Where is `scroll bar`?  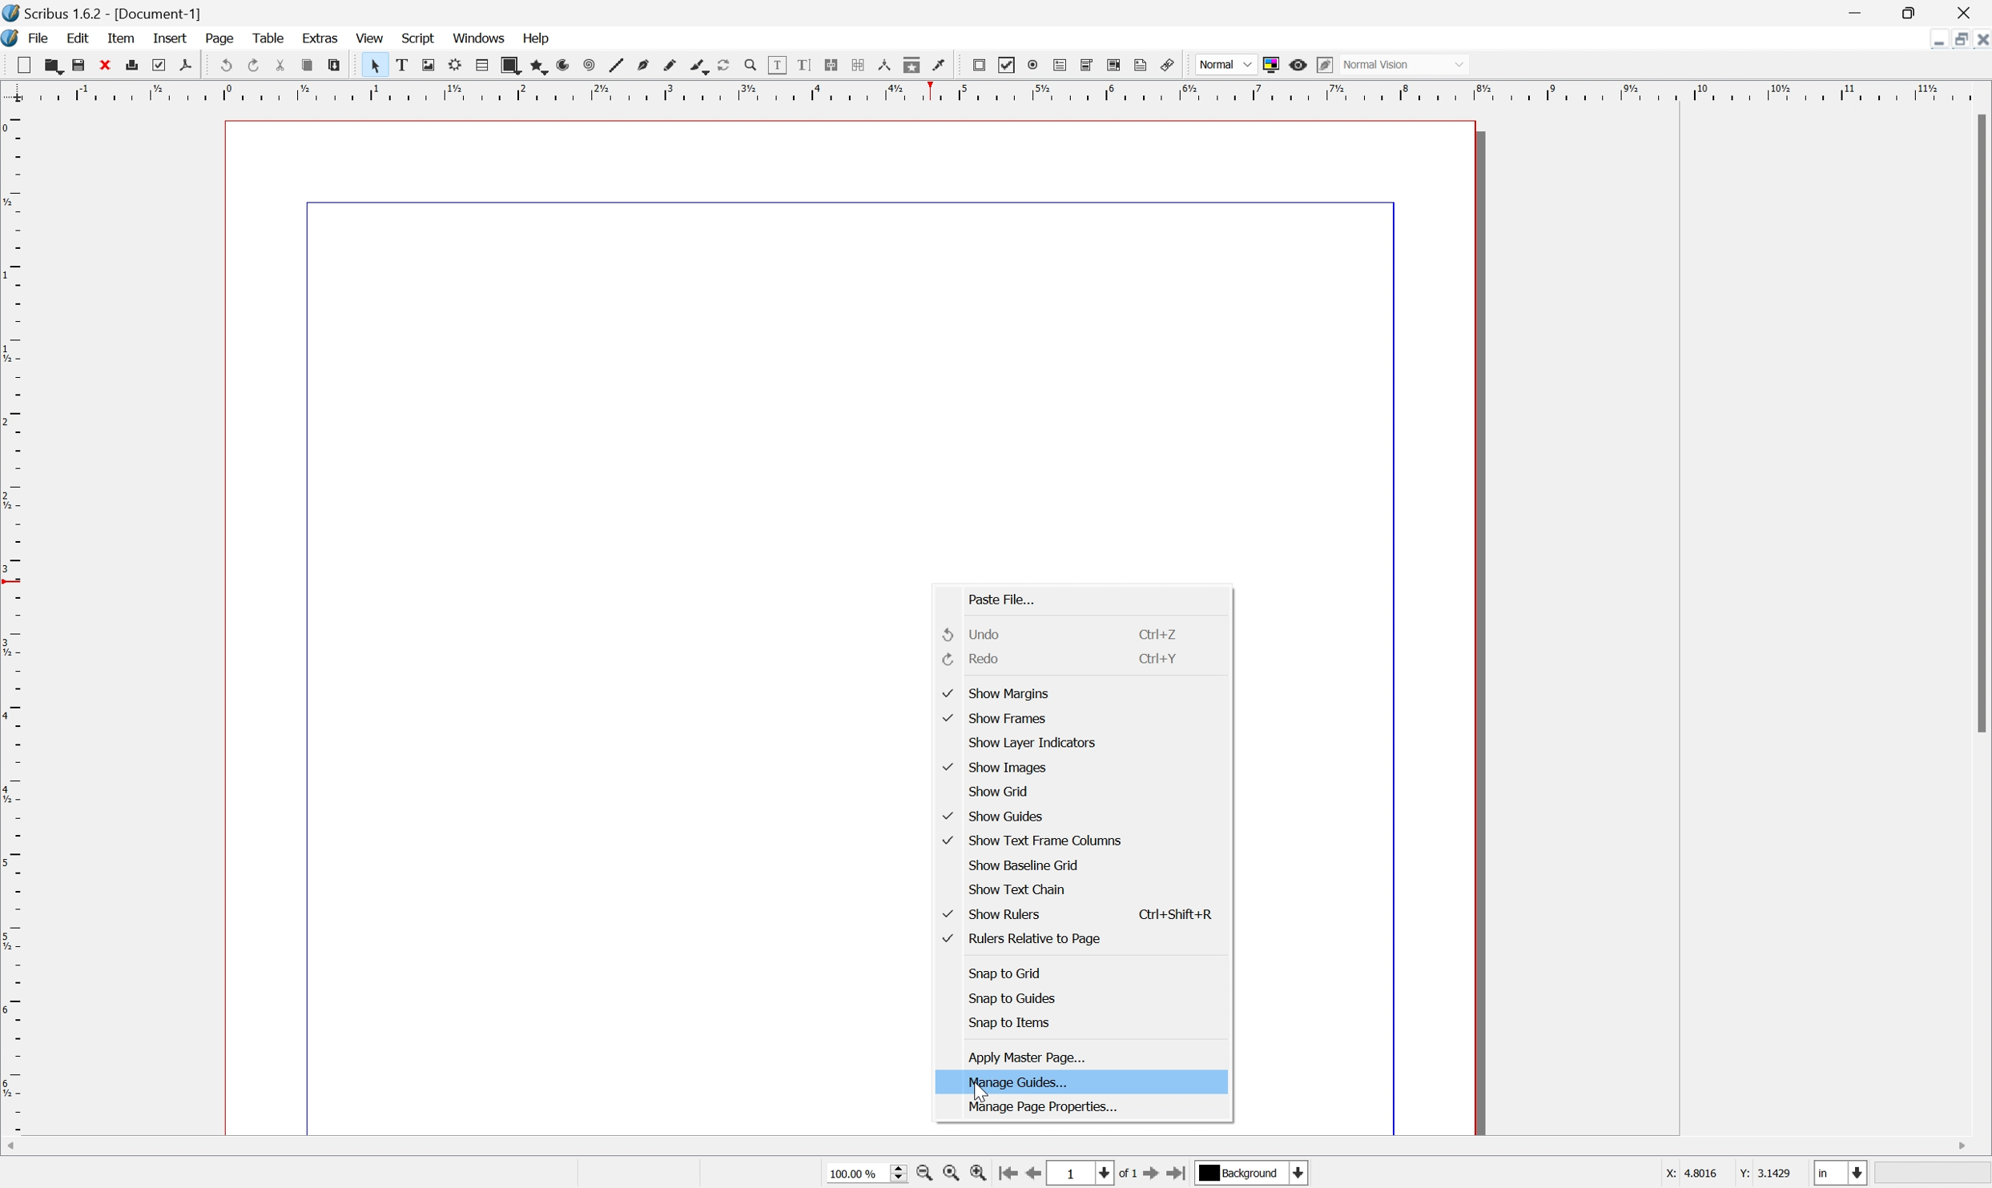
scroll bar is located at coordinates (1979, 423).